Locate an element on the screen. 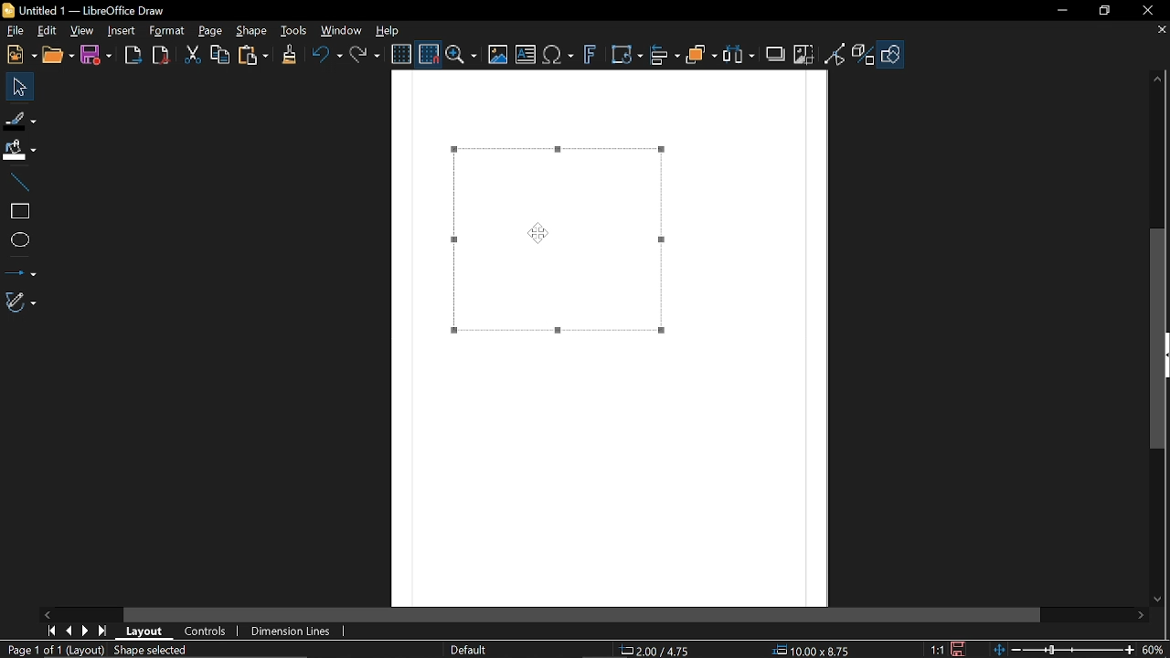  Size is located at coordinates (817, 651).